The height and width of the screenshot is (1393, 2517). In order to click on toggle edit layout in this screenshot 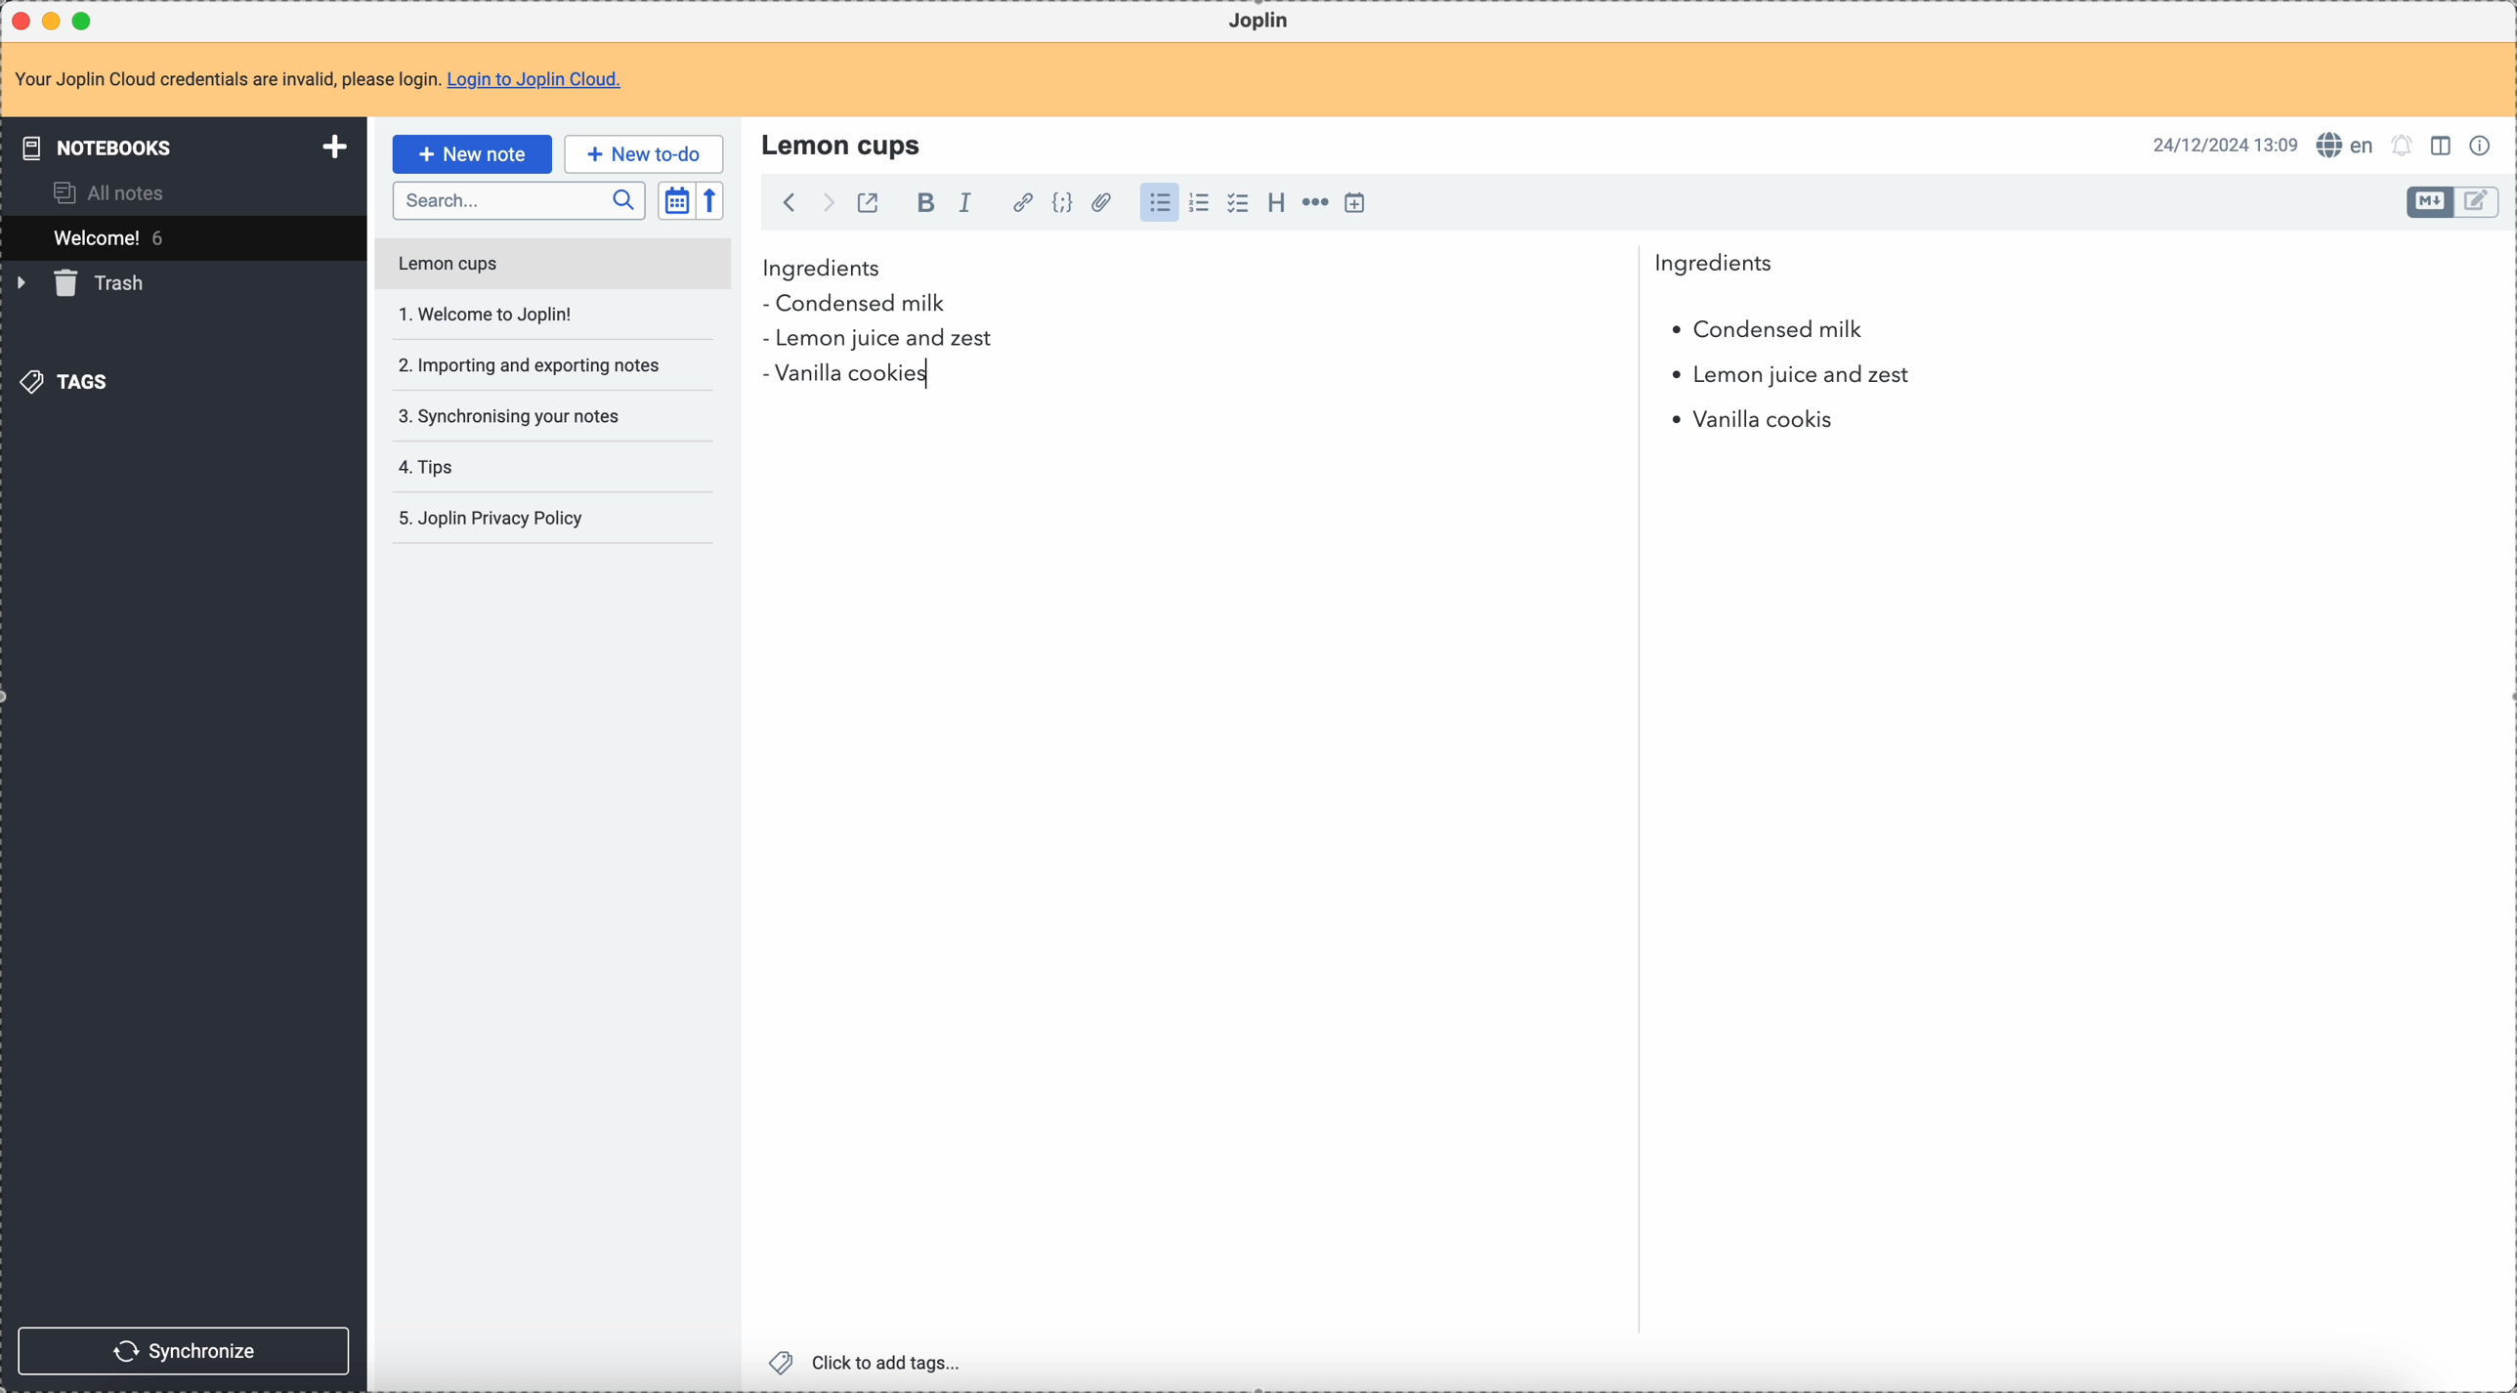, I will do `click(2444, 144)`.